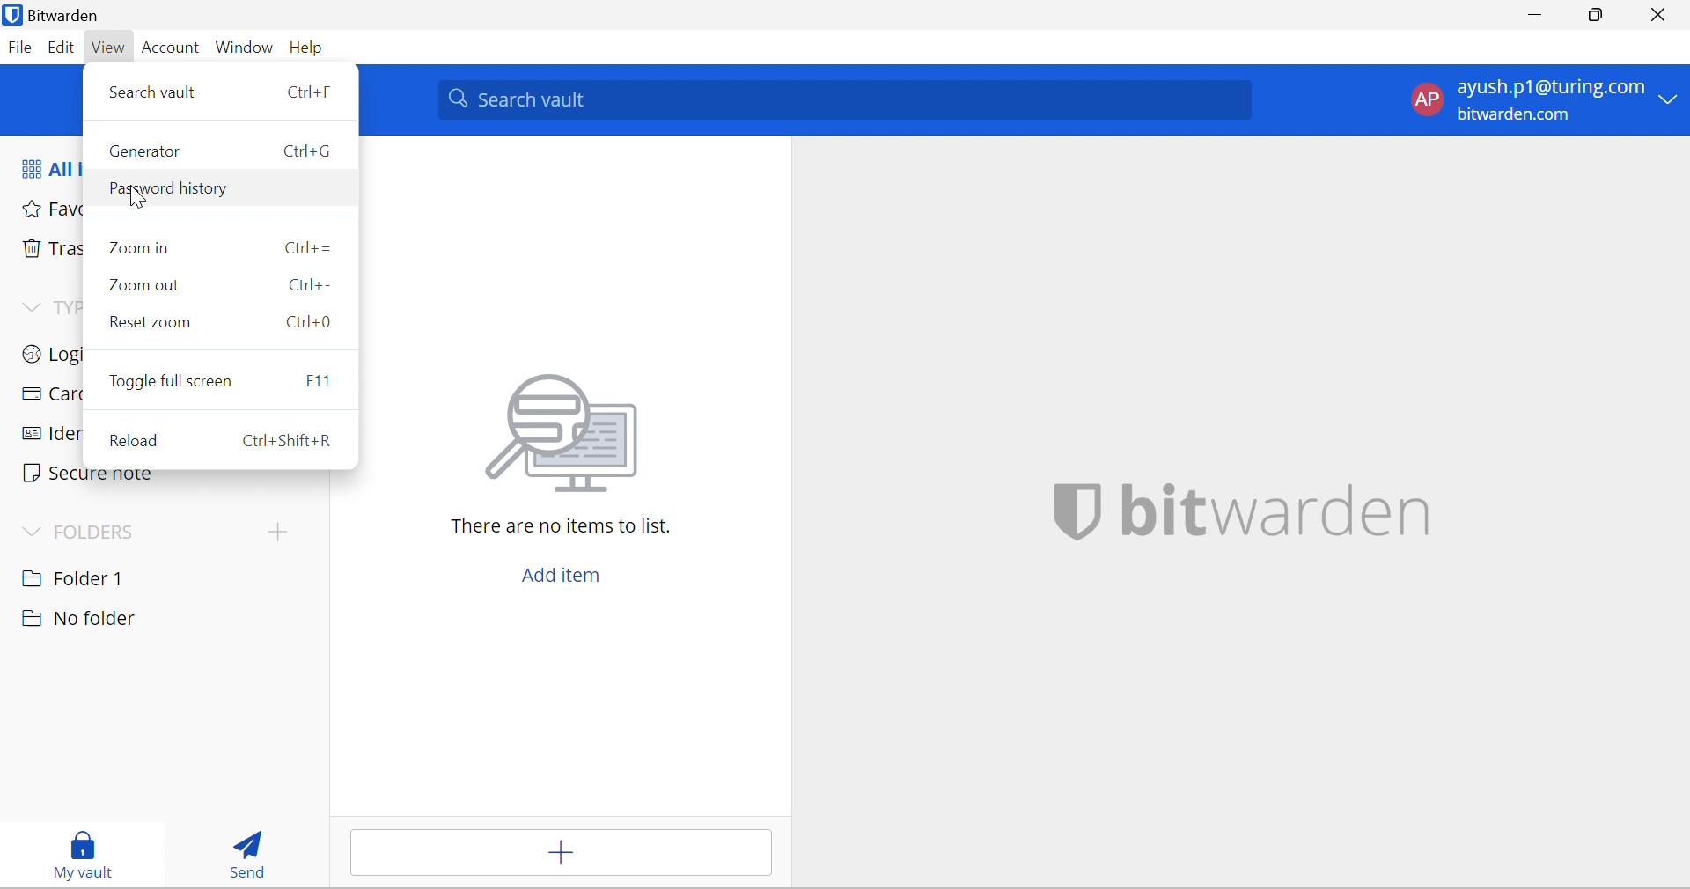 This screenshot has width=1690, height=889. What do you see at coordinates (242, 850) in the screenshot?
I see `Send` at bounding box center [242, 850].